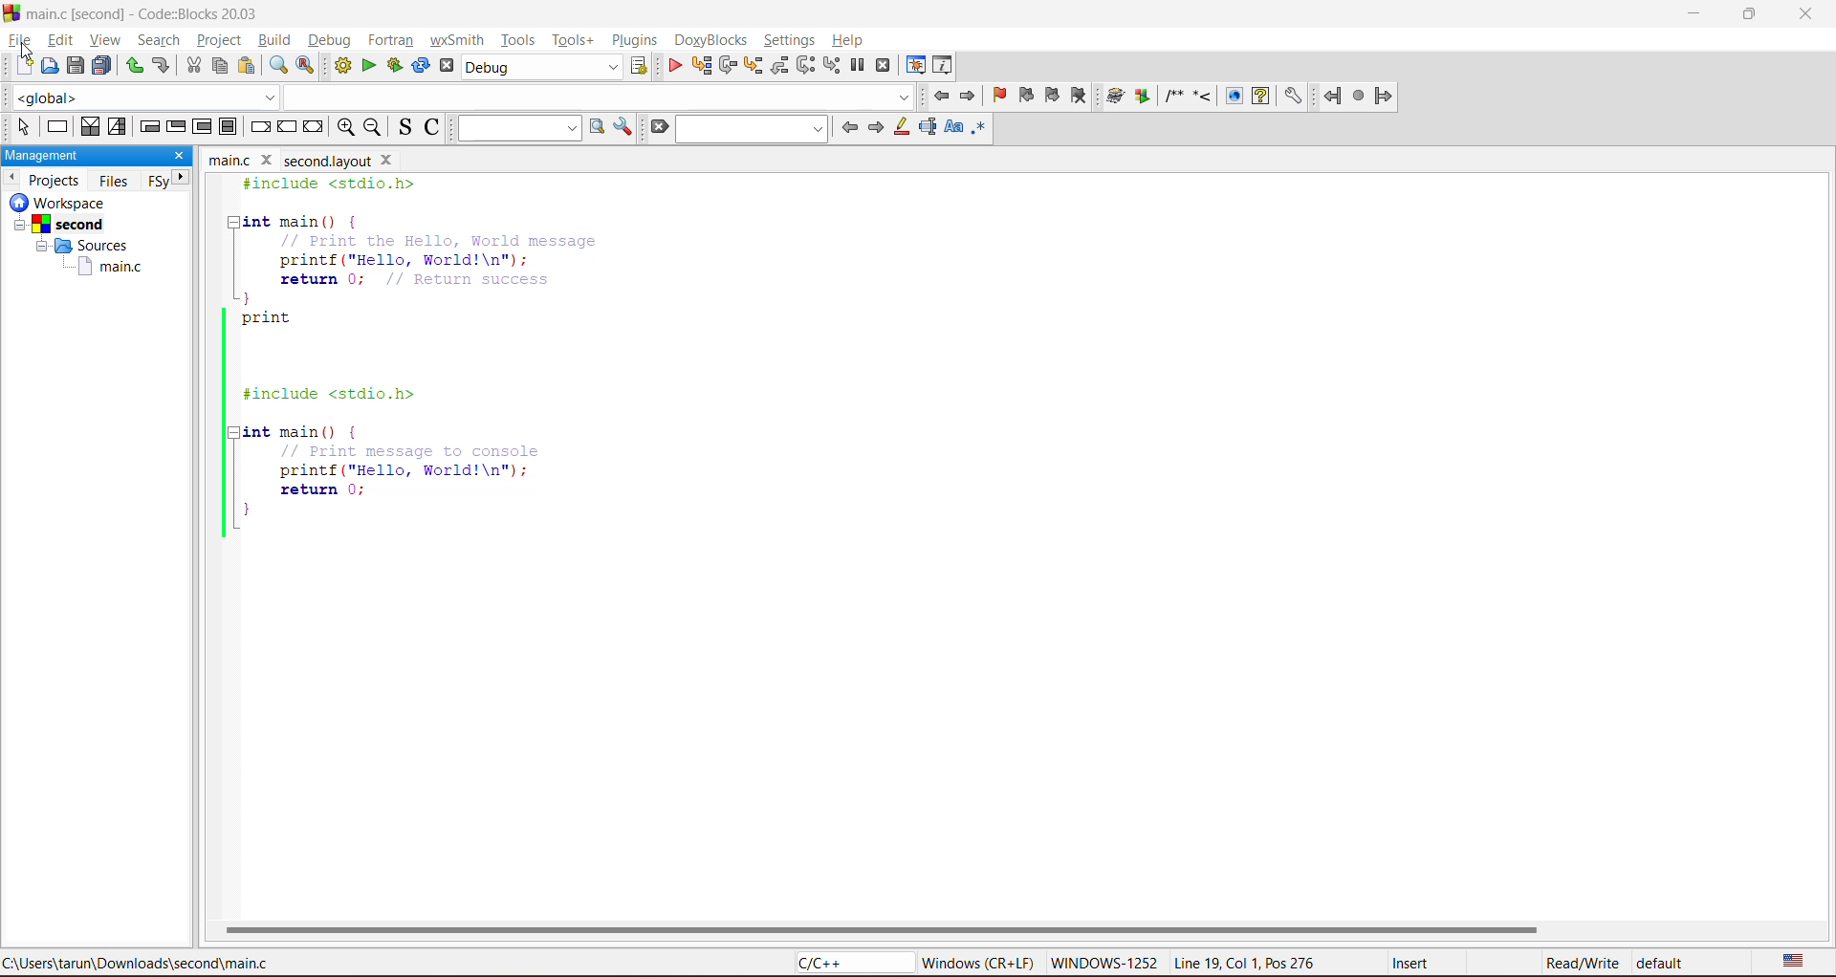 Image resolution: width=1836 pixels, height=977 pixels. I want to click on break debugger, so click(858, 66).